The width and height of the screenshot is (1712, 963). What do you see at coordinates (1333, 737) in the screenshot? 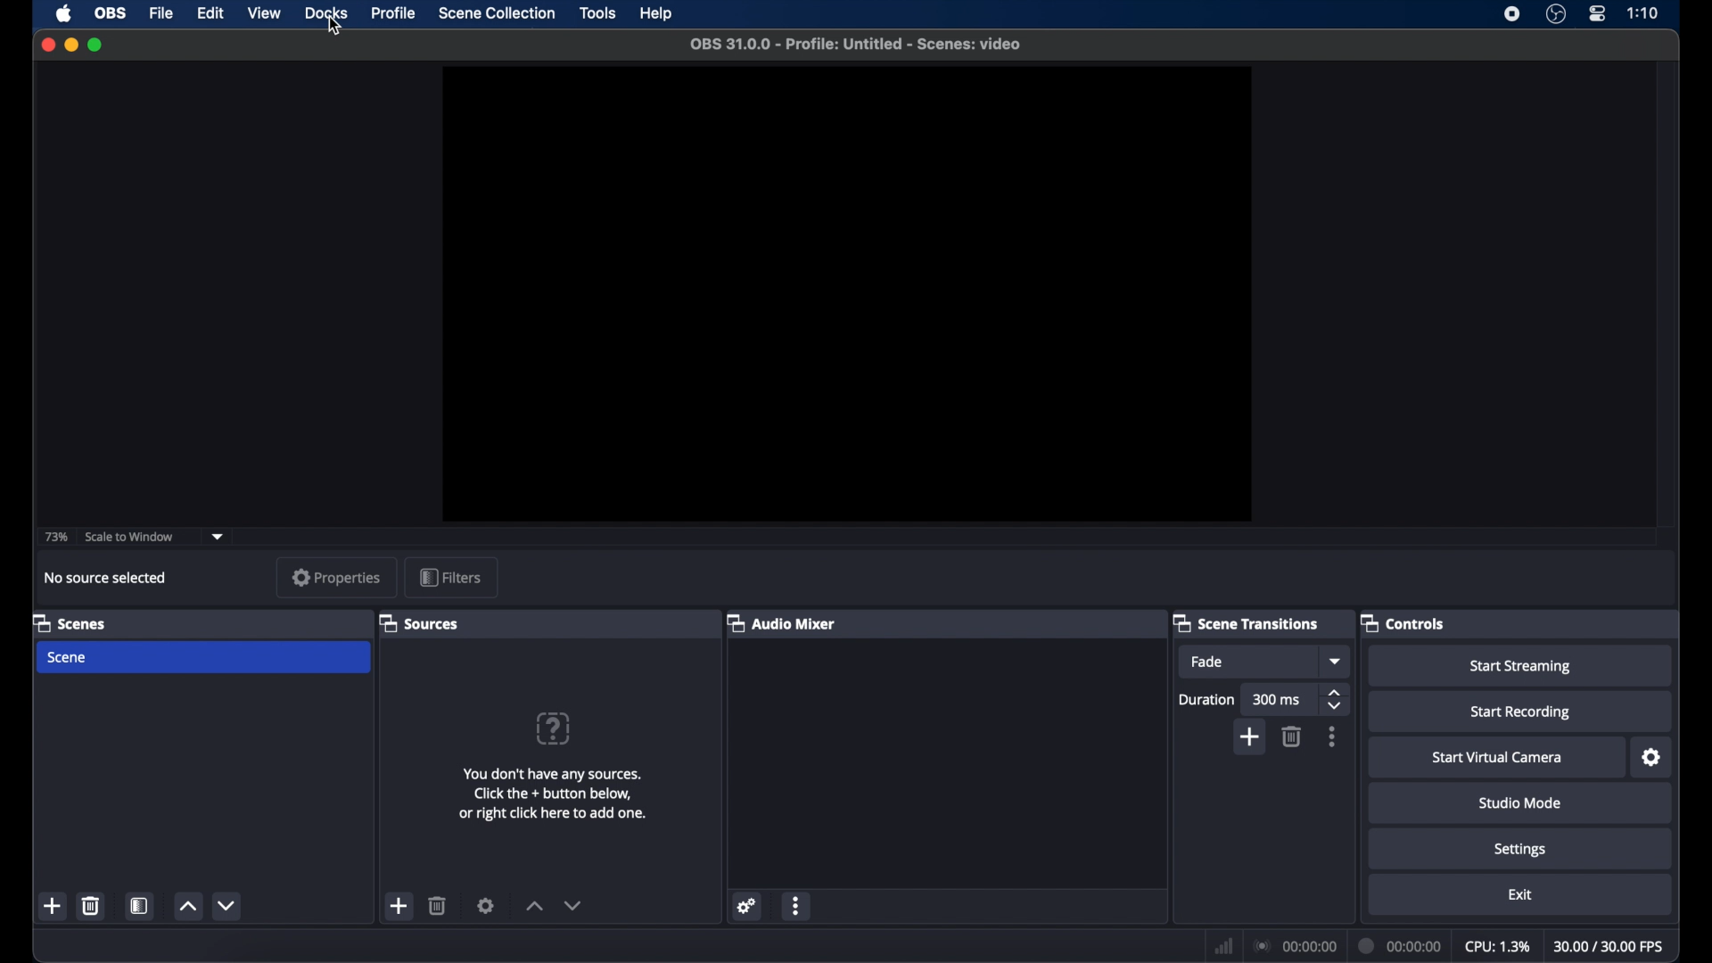
I see `more options` at bounding box center [1333, 737].